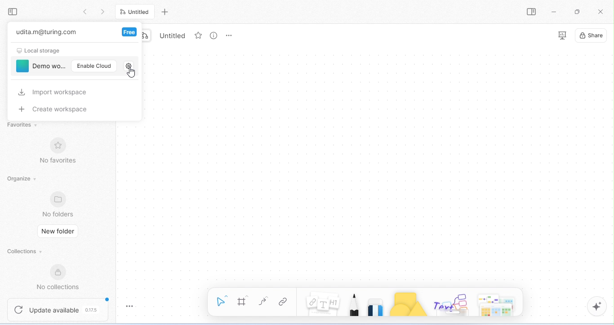  What do you see at coordinates (554, 11) in the screenshot?
I see `minimize` at bounding box center [554, 11].